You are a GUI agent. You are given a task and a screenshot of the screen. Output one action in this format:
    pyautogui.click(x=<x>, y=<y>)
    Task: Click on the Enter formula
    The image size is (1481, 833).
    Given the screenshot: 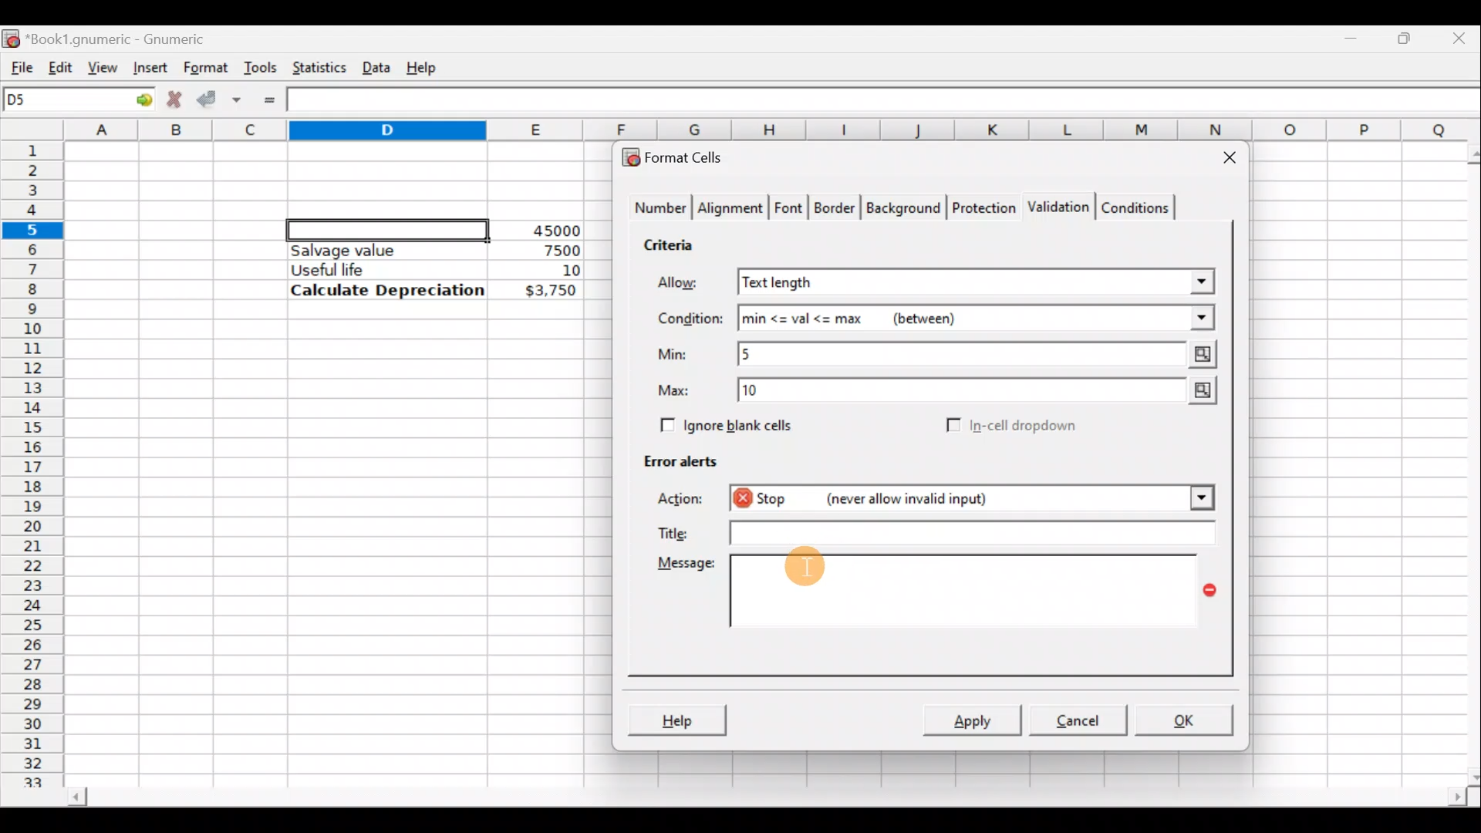 What is the action you would take?
    pyautogui.click(x=269, y=100)
    